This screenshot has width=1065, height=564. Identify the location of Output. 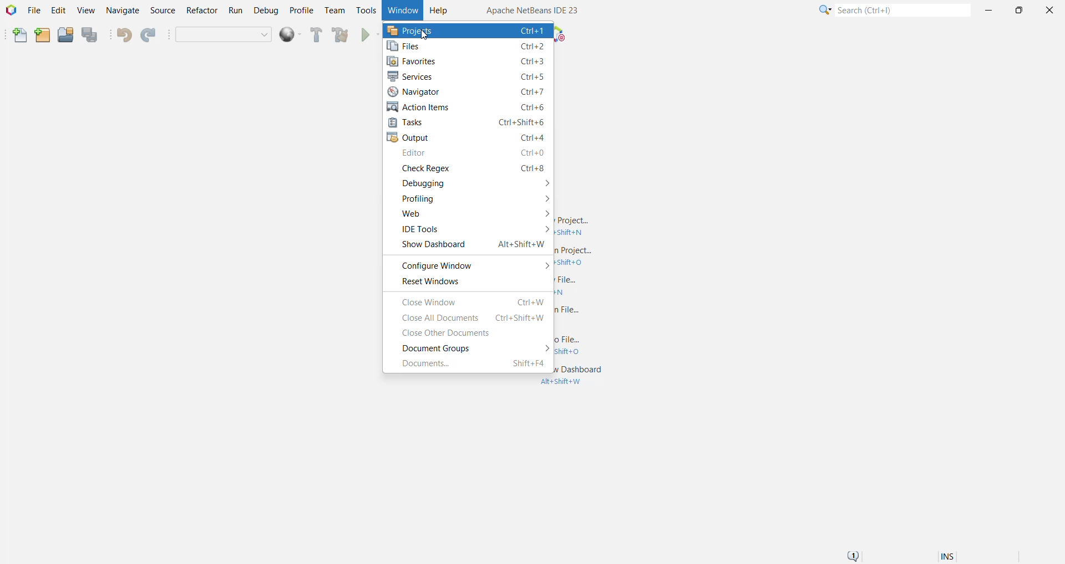
(469, 138).